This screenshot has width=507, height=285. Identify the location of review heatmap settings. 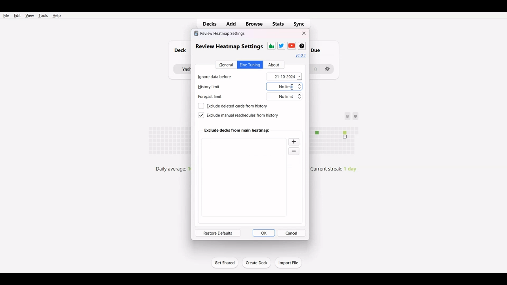
(229, 46).